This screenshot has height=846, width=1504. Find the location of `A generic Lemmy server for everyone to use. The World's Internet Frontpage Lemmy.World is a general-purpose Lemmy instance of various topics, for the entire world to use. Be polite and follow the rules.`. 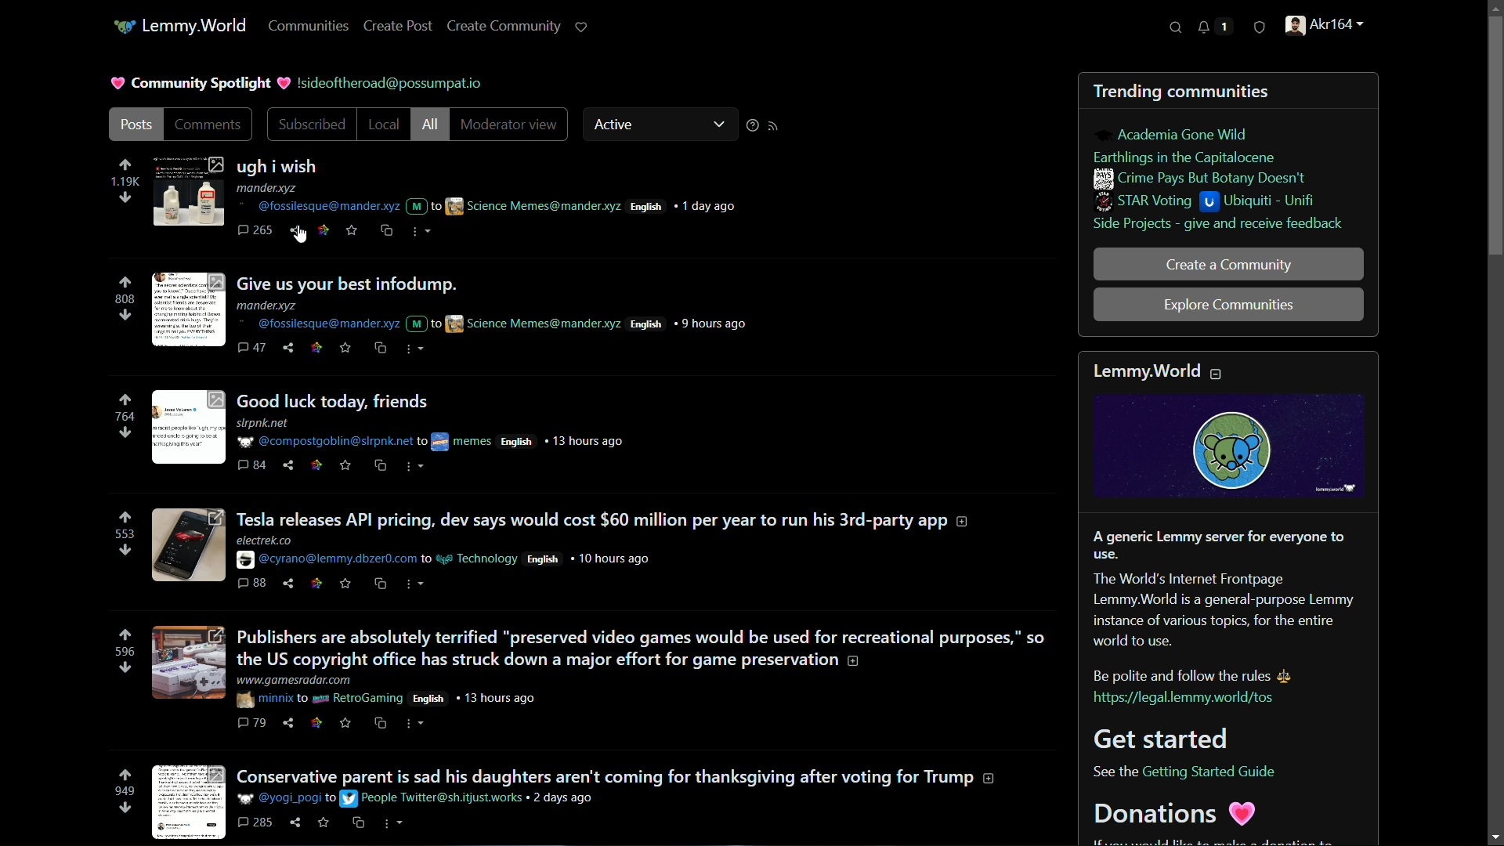

A generic Lemmy server for everyone to use. The World's Internet Frontpage Lemmy.World is a general-purpose Lemmy instance of various topics, for the entire world to use. Be polite and follow the rules. is located at coordinates (1225, 606).